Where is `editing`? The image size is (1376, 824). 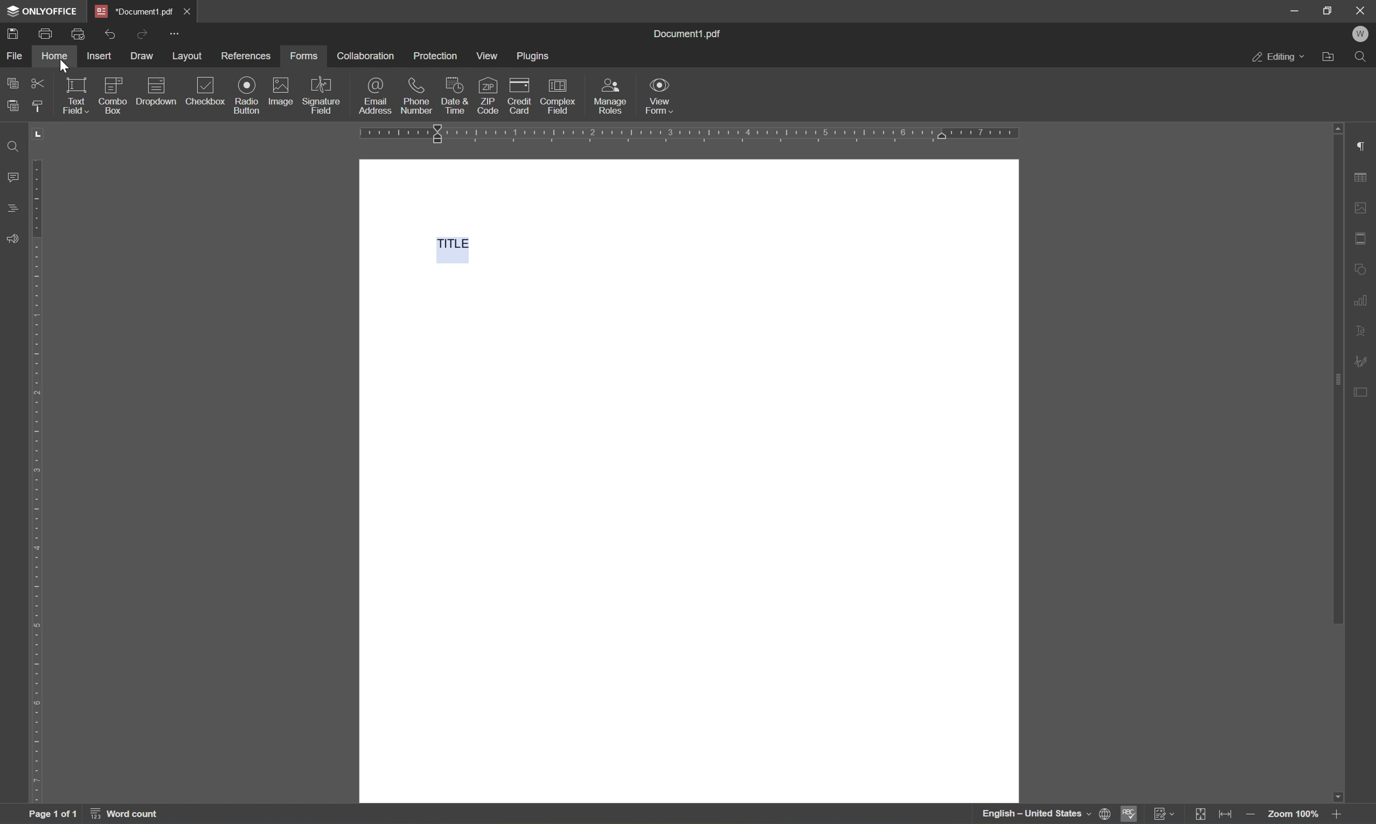 editing is located at coordinates (1277, 58).